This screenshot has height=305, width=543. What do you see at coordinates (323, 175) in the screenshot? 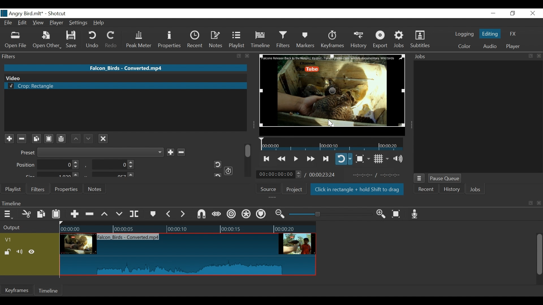
I see `Total Duration` at bounding box center [323, 175].